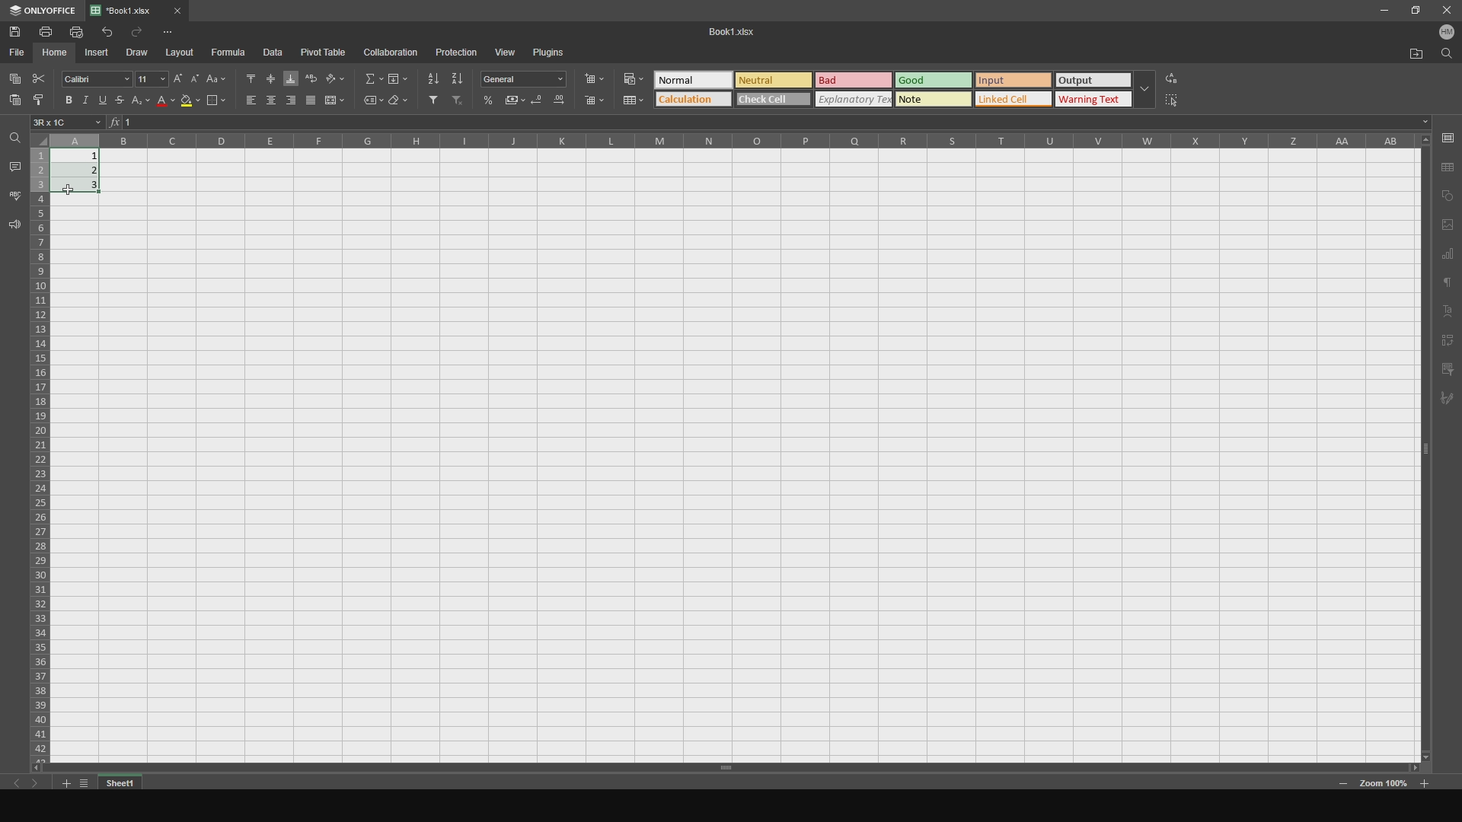 The width and height of the screenshot is (1462, 822). I want to click on , so click(631, 100).